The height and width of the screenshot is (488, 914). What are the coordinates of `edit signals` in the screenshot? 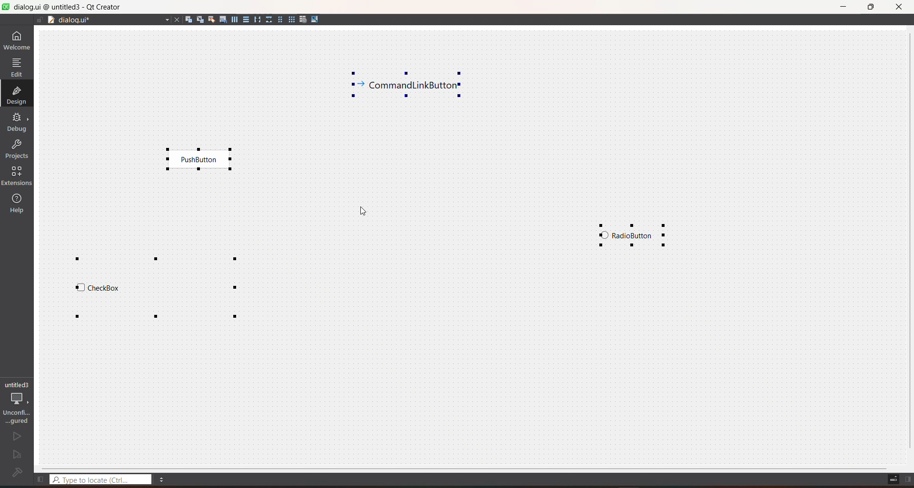 It's located at (199, 19).